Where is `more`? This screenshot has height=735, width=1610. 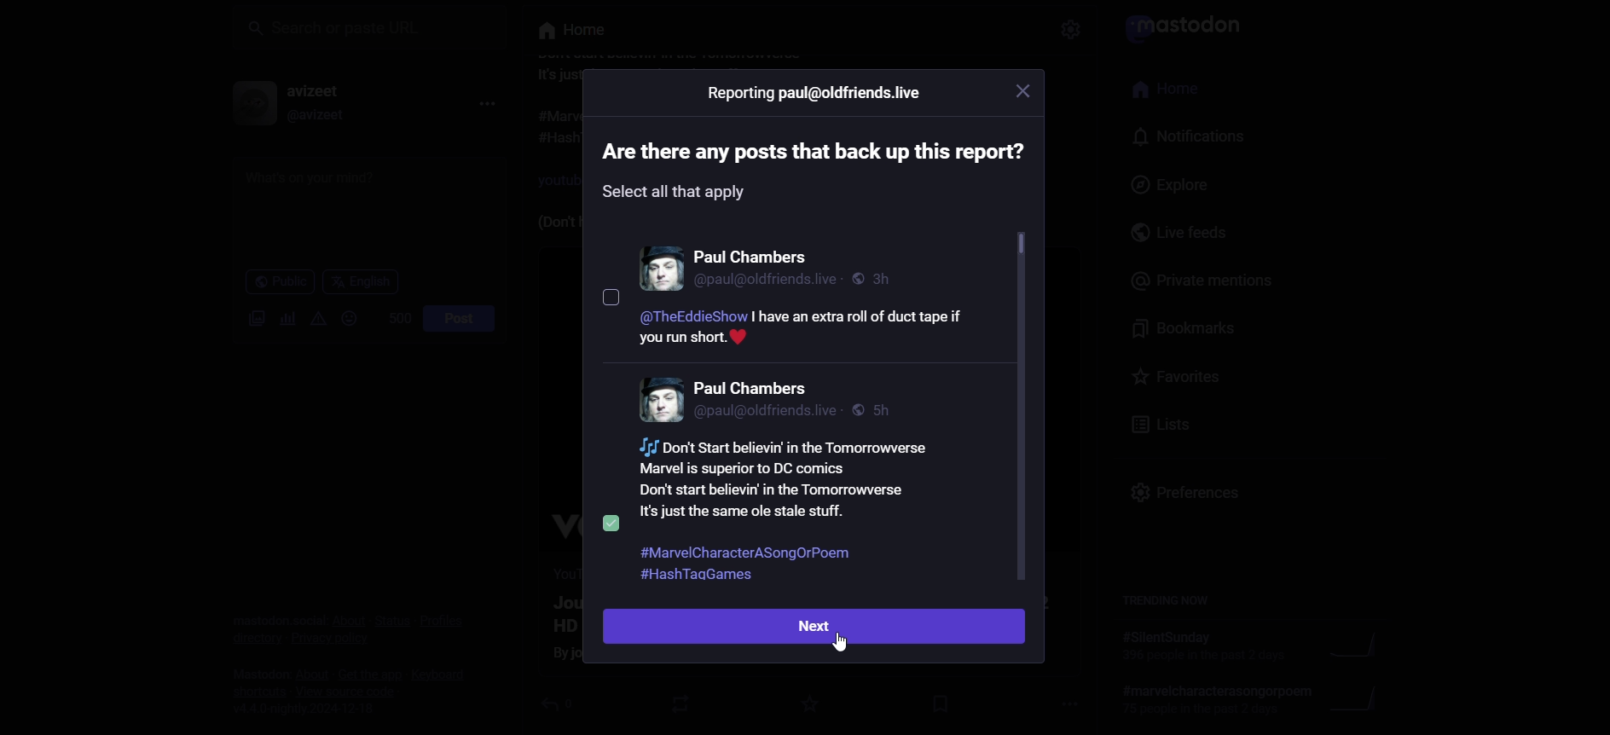 more is located at coordinates (480, 105).